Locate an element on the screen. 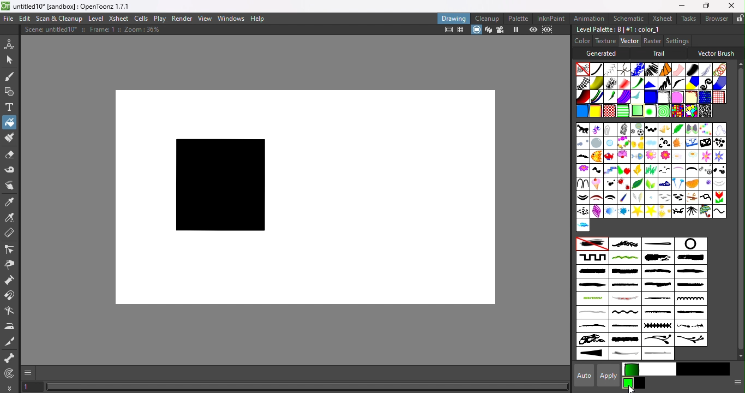 The height and width of the screenshot is (393, 745). thor2 is located at coordinates (692, 211).